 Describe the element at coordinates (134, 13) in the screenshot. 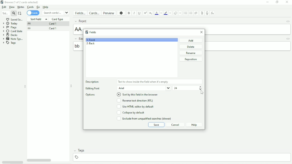

I see `Italic` at that location.